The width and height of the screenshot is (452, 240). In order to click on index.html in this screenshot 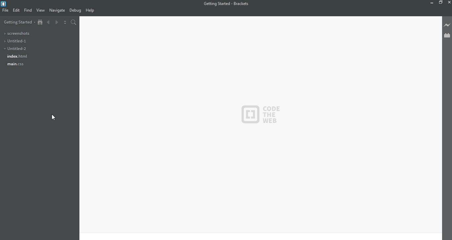, I will do `click(19, 57)`.